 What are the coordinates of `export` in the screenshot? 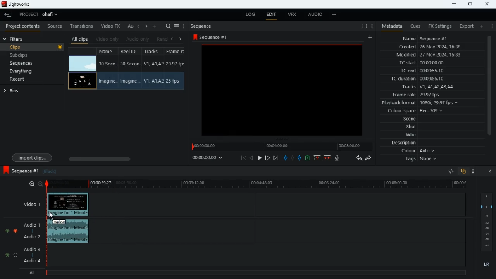 It's located at (465, 26).